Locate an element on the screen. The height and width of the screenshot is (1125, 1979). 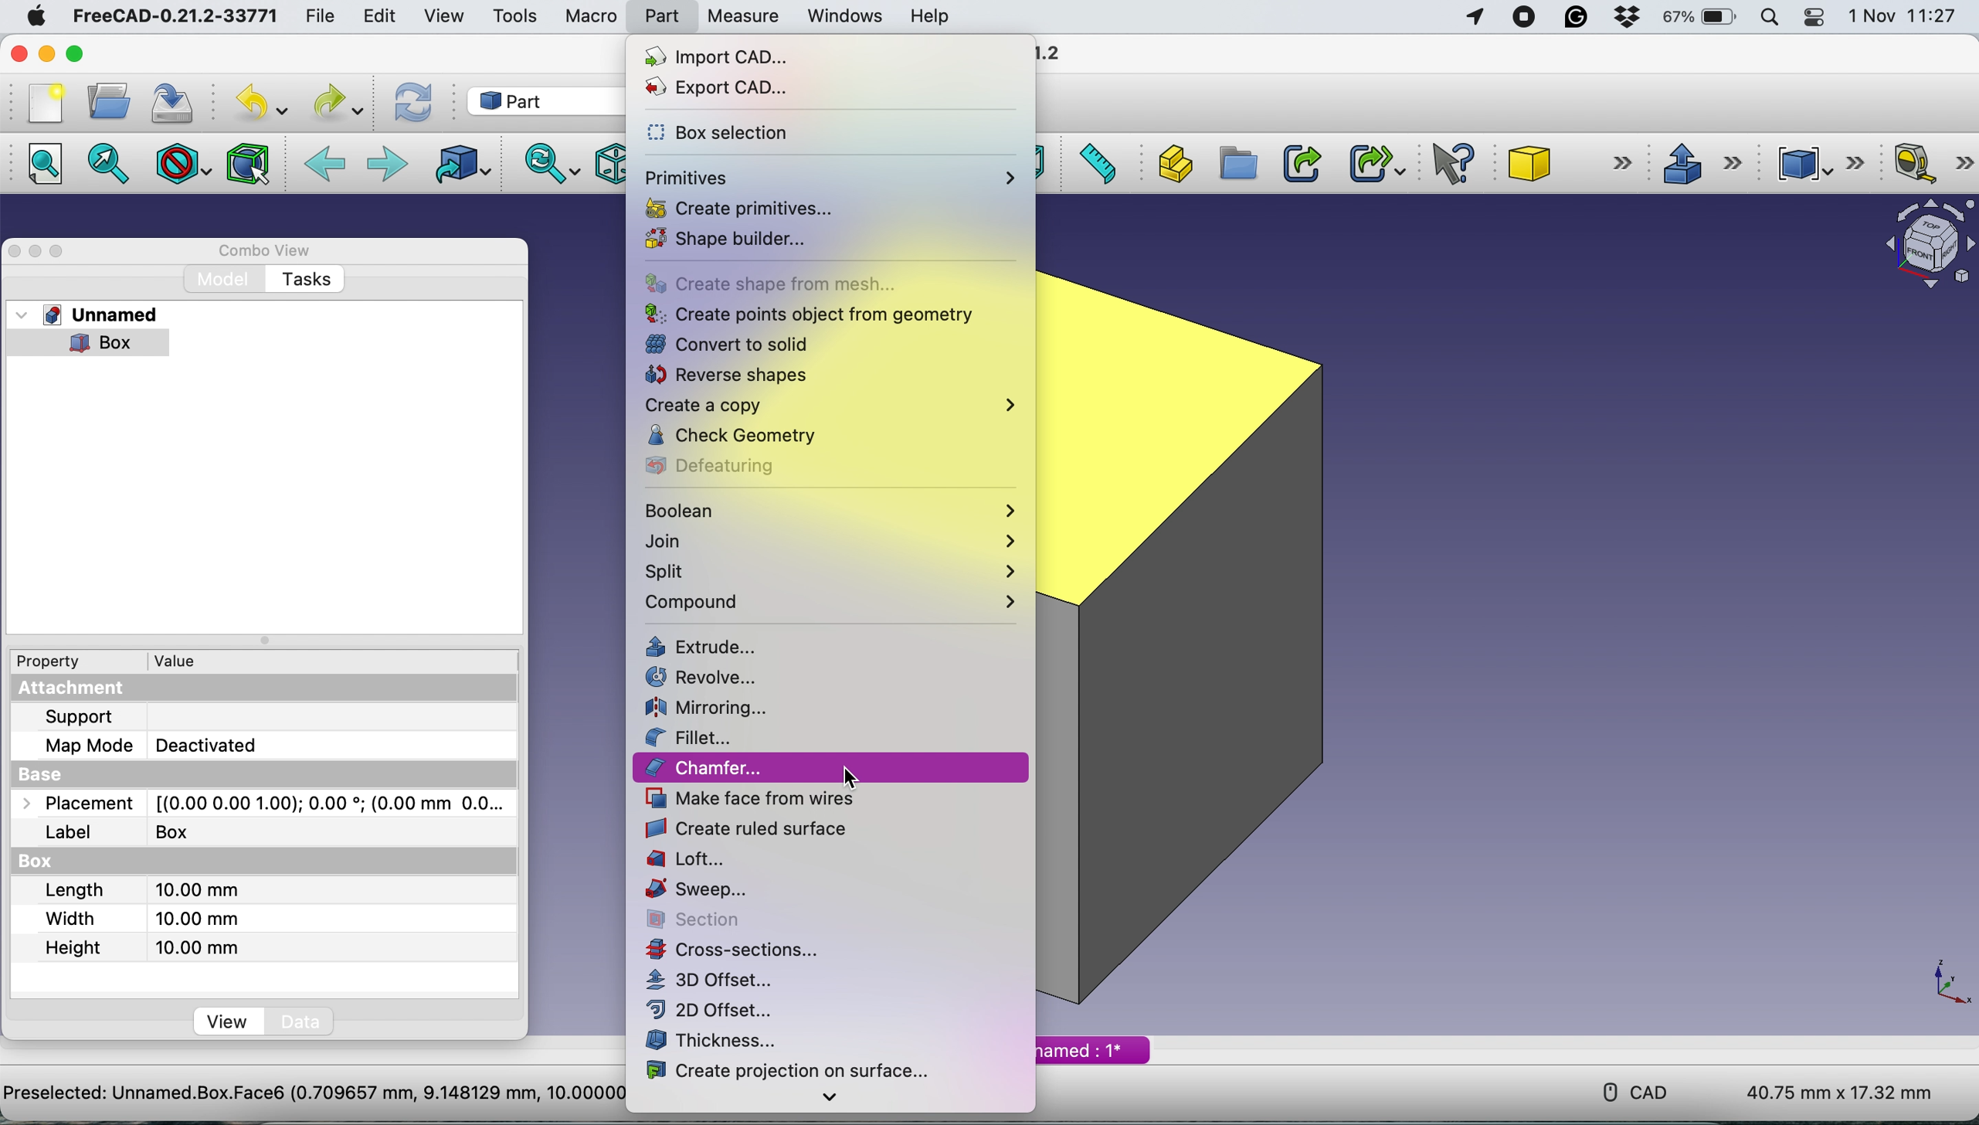
mirroring is located at coordinates (708, 707).